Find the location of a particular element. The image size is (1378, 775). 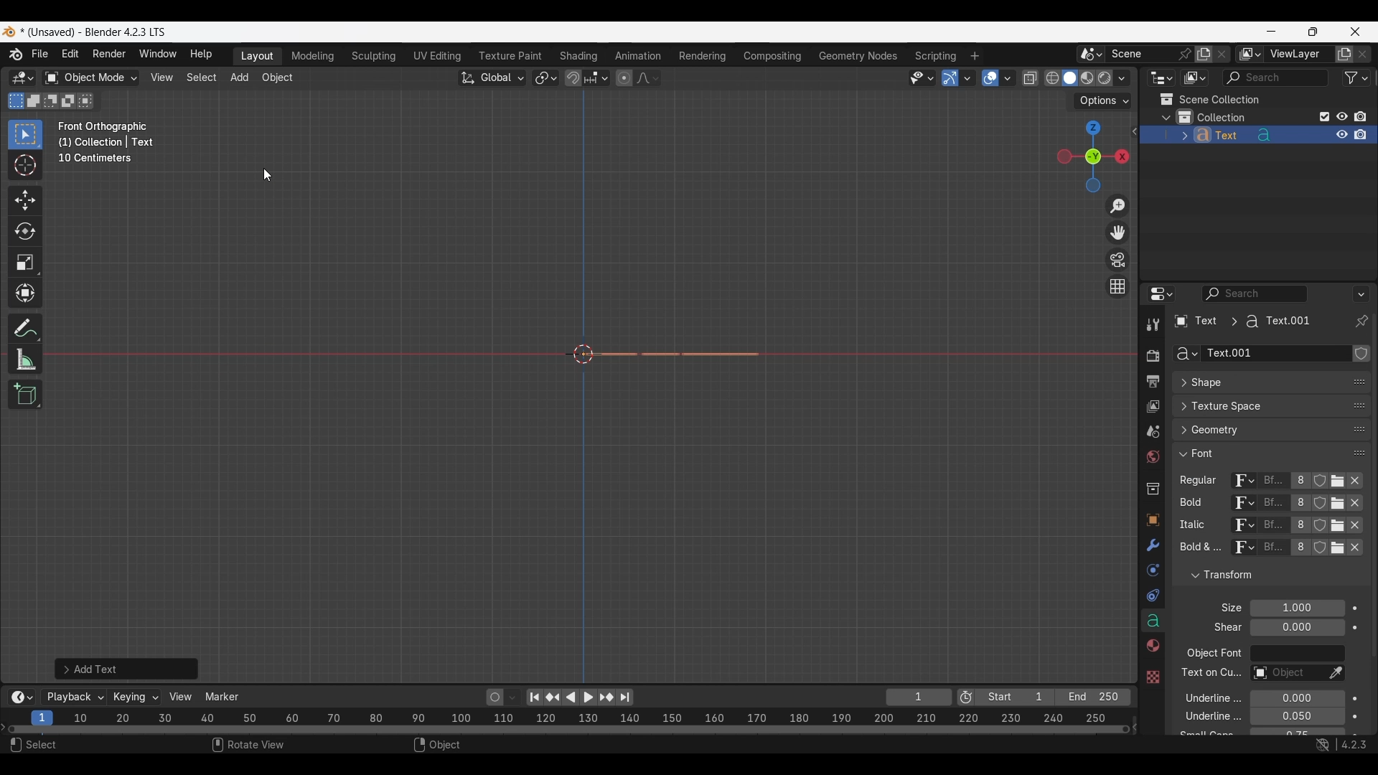

Object is located at coordinates (436, 746).